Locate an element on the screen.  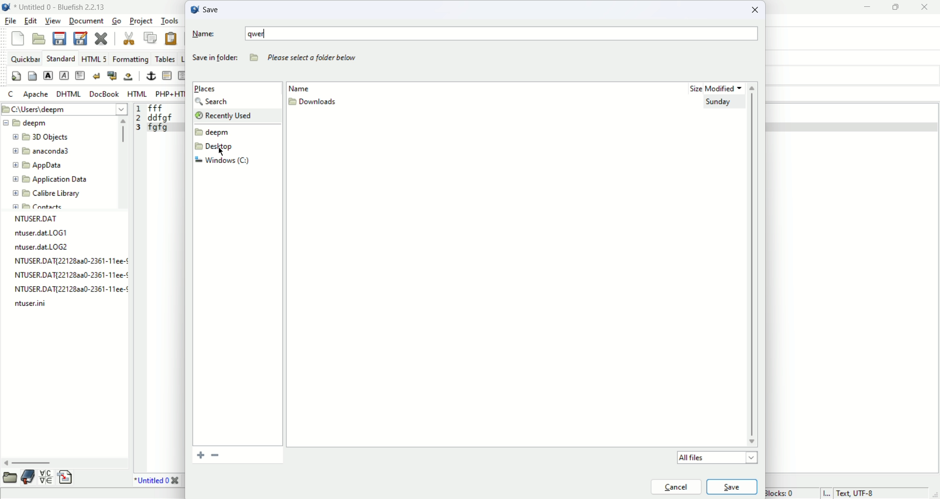
new is located at coordinates (18, 38).